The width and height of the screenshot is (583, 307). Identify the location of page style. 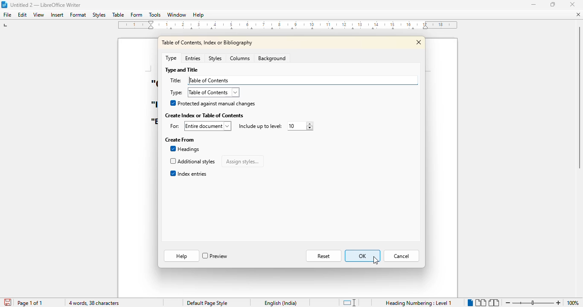
(207, 303).